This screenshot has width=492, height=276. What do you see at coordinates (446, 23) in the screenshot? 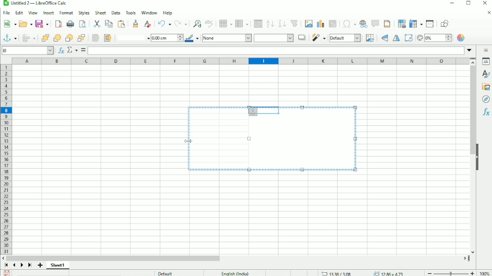
I see `Show Draw functions ` at bounding box center [446, 23].